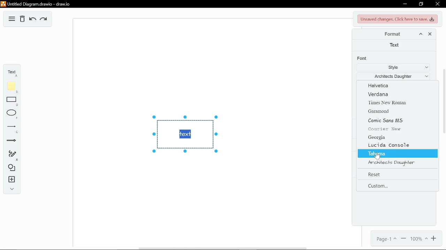 This screenshot has width=446, height=250. I want to click on redo, so click(44, 19).